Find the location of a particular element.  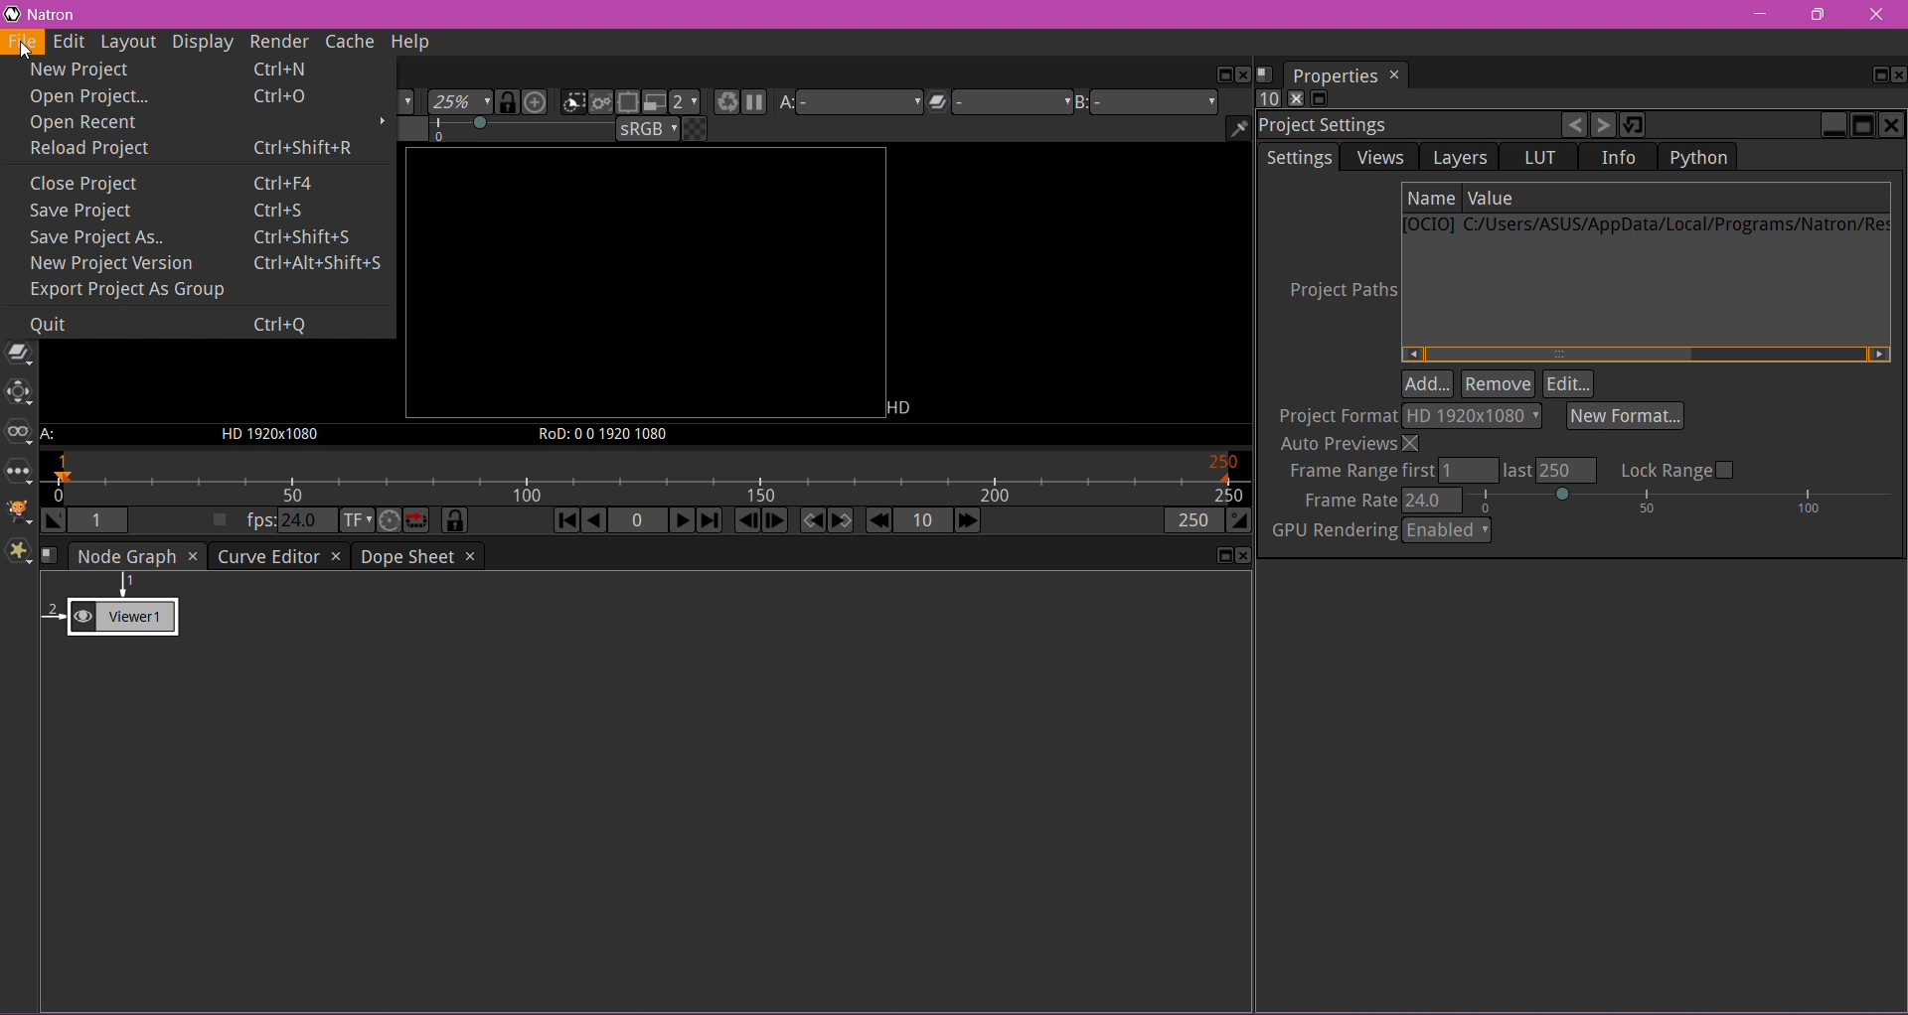

Title bar color change on click is located at coordinates (956, 13).